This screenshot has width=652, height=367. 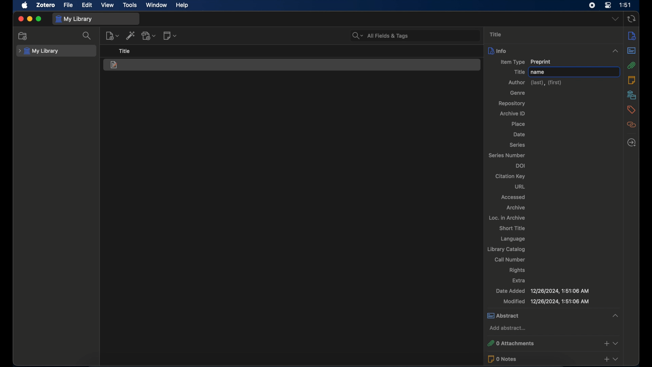 I want to click on series number, so click(x=507, y=156).